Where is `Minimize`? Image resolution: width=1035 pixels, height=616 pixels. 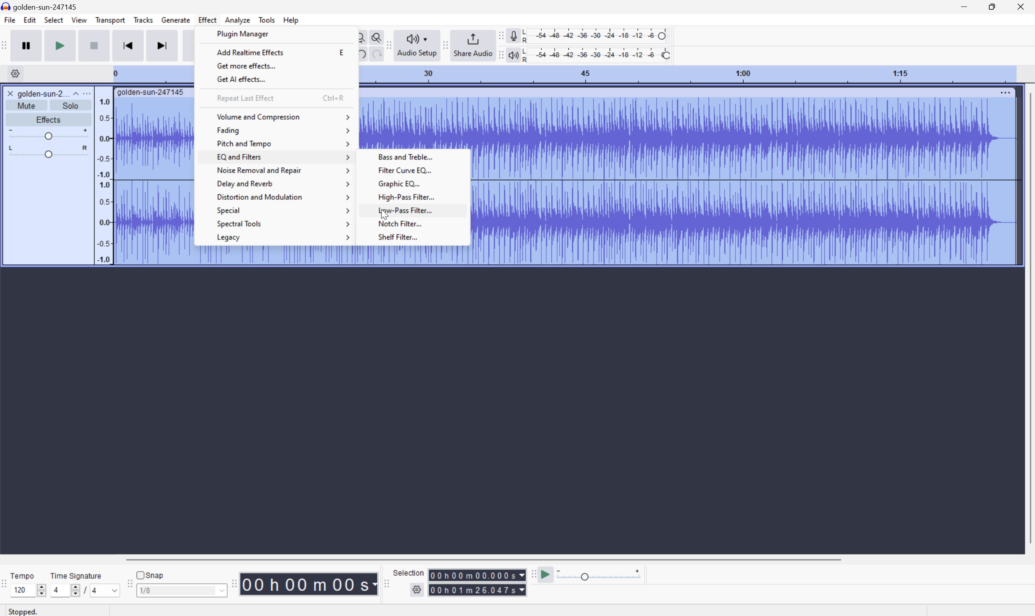 Minimize is located at coordinates (964, 6).